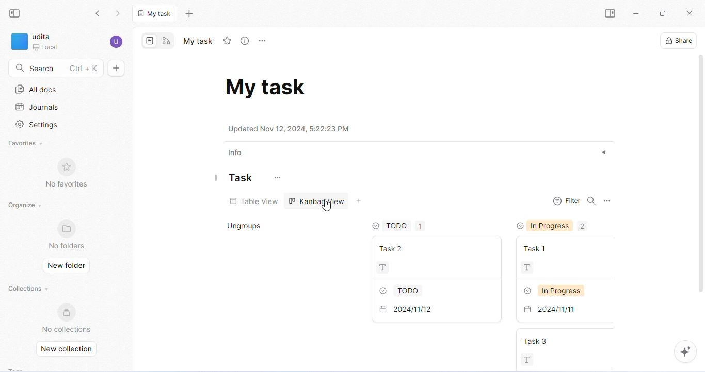  I want to click on share, so click(678, 40).